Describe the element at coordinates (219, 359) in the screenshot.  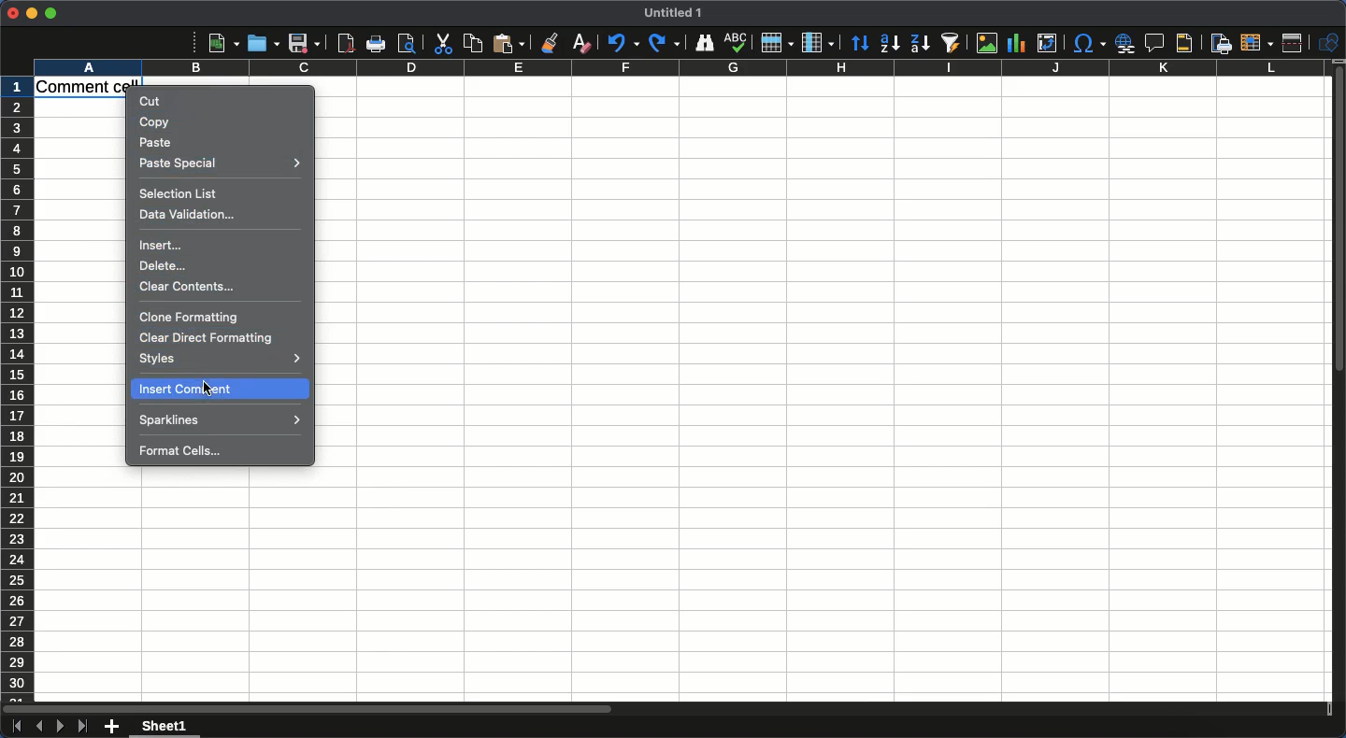
I see `Styles` at that location.